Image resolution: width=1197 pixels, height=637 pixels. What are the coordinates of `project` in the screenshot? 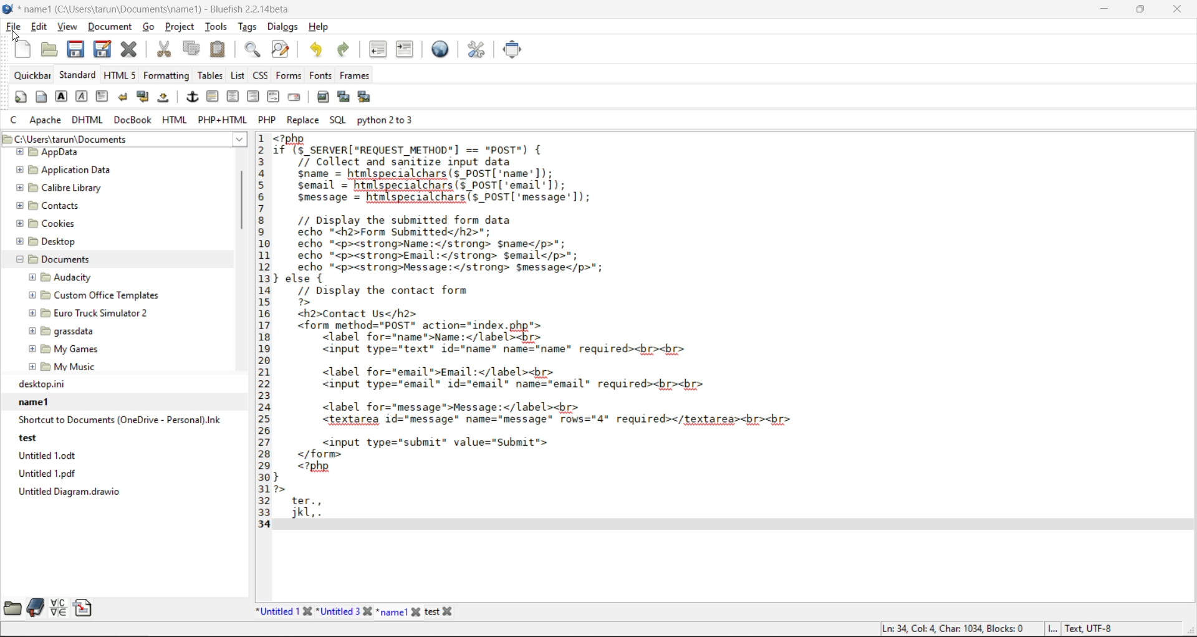 It's located at (180, 27).